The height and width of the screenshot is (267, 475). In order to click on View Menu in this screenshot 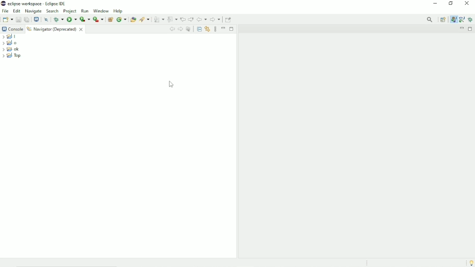, I will do `click(215, 29)`.